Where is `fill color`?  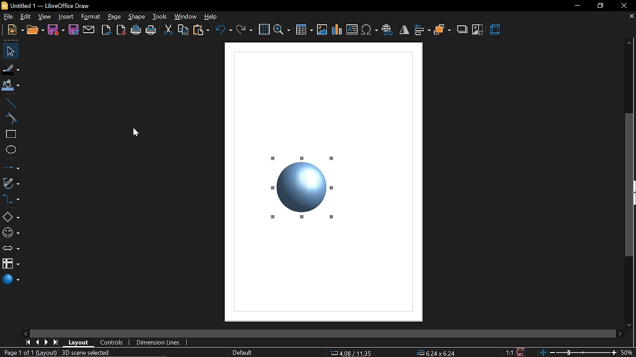
fill color is located at coordinates (12, 86).